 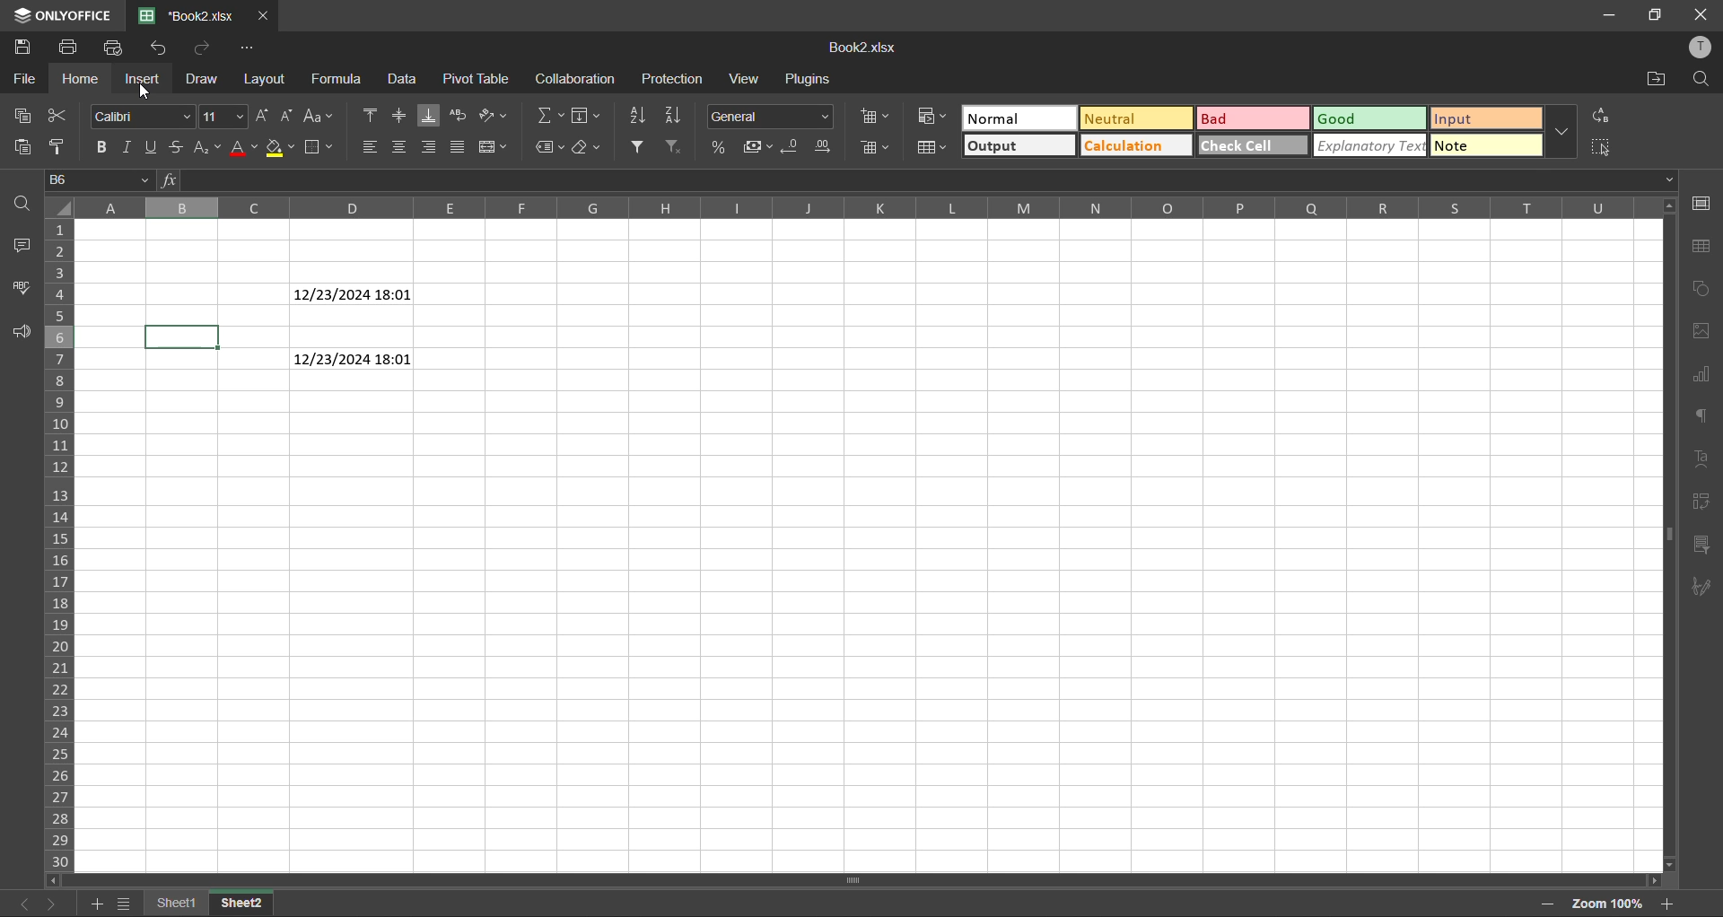 I want to click on fill color, so click(x=279, y=148).